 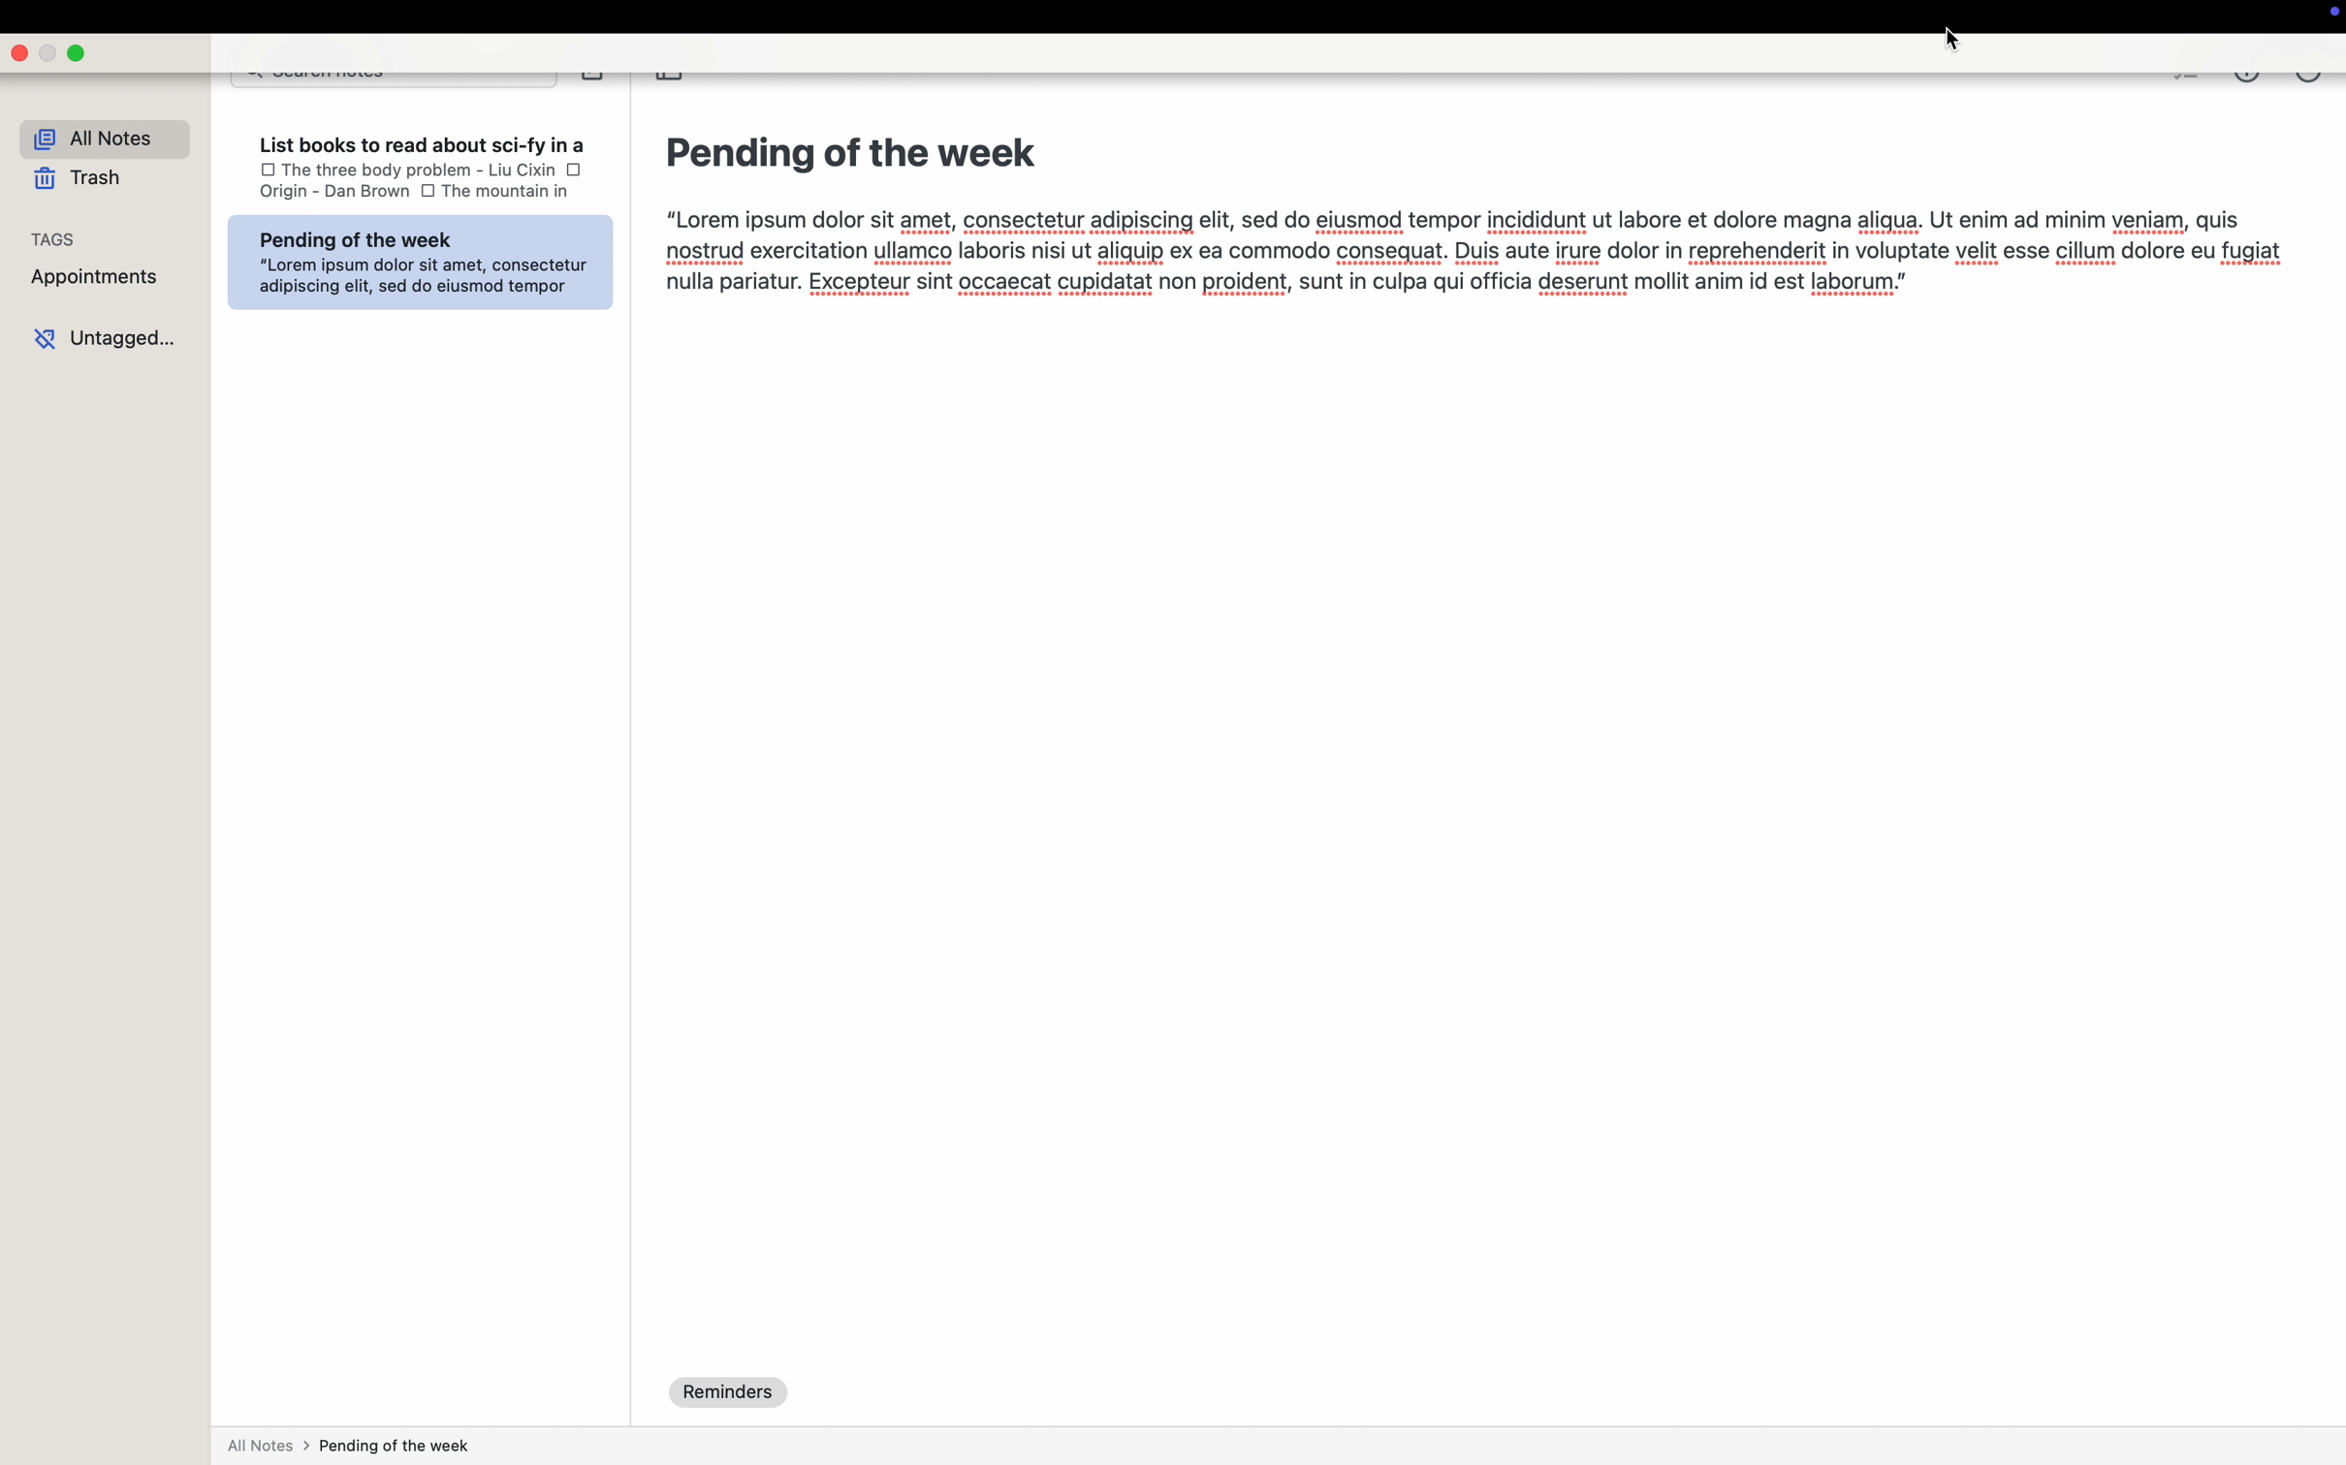 What do you see at coordinates (1460, 273) in the screenshot?
I see `“Lorem ipsum dolor sit amet, consectetur adipiscing elit, sed do eiusmod tempor incididunt ut labore et dolore magna aligua. Ut enim ad minim veniam, quis
nostrud exercitation ullamco laboris nisi ut aliquip ex ea commodo consequat. Duis aute irure dolor in reprehenderit in voluptate velit esse cillum dolore eu fugiat
nulla pariatur. Excepteur sint occaecat cupidatat non proident, sunt in culpa qui officia deserunt mollit anim id est laborum.”` at bounding box center [1460, 273].